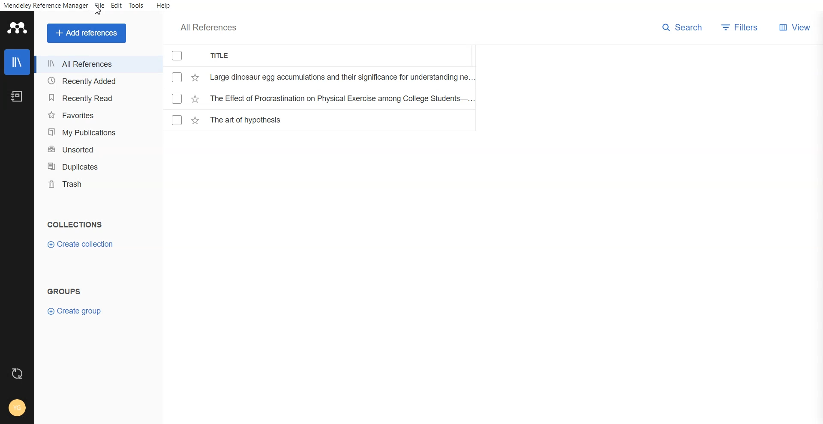 This screenshot has height=424, width=823. What do you see at coordinates (742, 27) in the screenshot?
I see `Filters` at bounding box center [742, 27].